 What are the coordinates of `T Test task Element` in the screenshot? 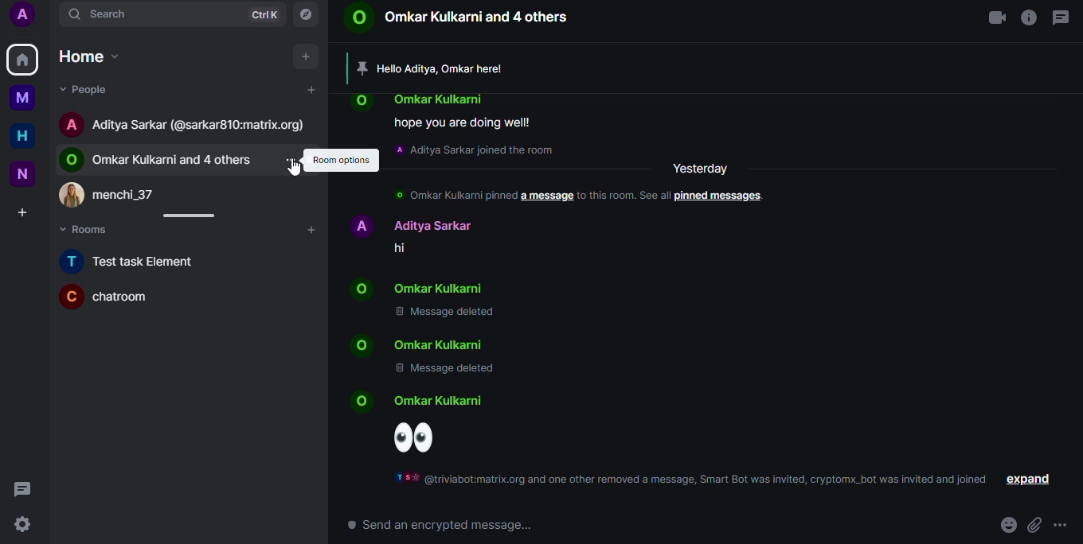 It's located at (133, 262).